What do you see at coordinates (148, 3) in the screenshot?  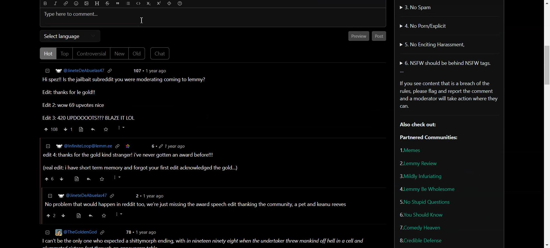 I see `Subscript` at bounding box center [148, 3].